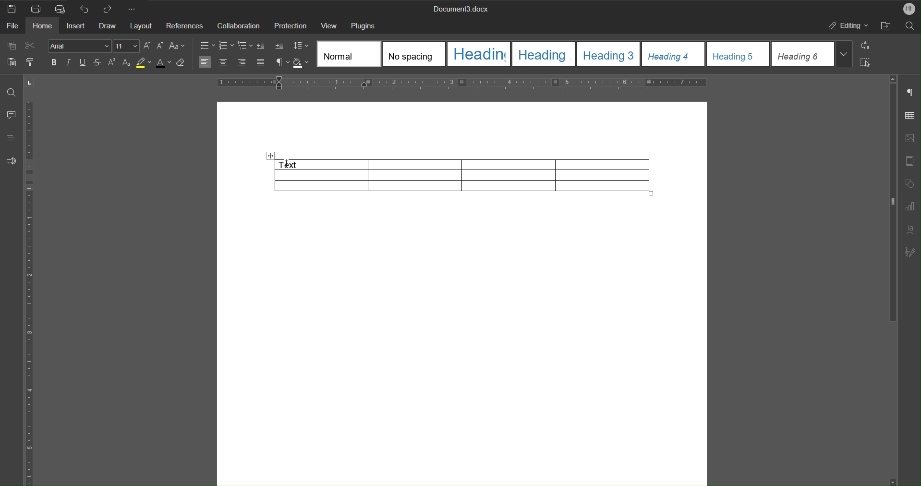 This screenshot has width=921, height=486. Describe the element at coordinates (127, 46) in the screenshot. I see `Font size` at that location.